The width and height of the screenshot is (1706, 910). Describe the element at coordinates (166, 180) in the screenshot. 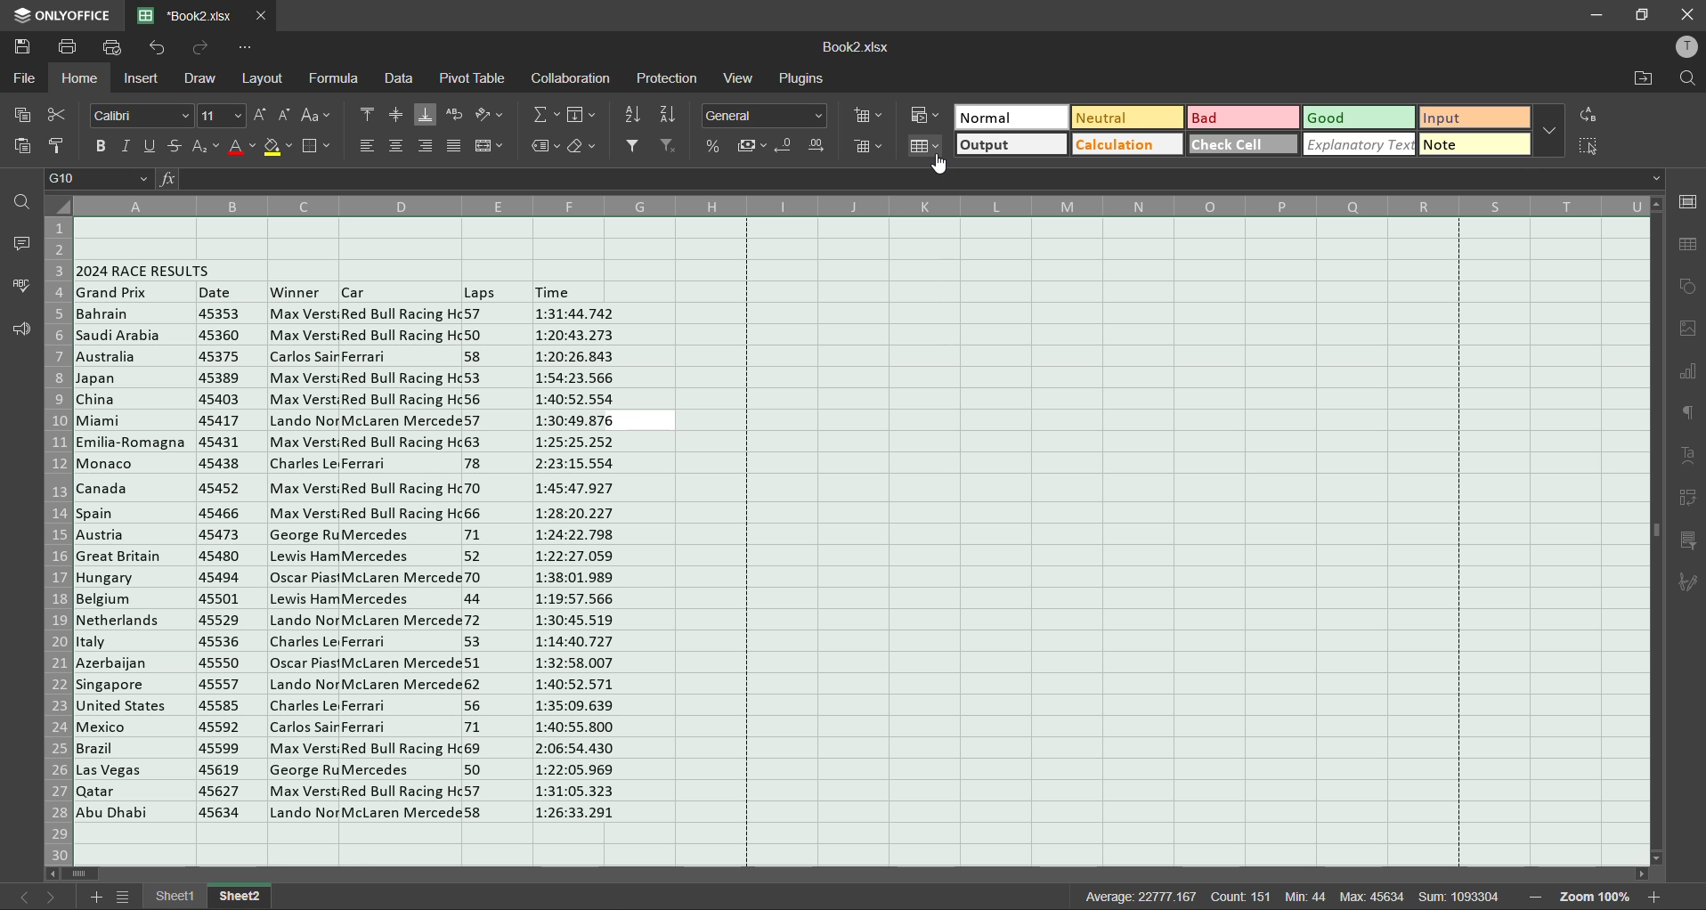

I see `fx` at that location.